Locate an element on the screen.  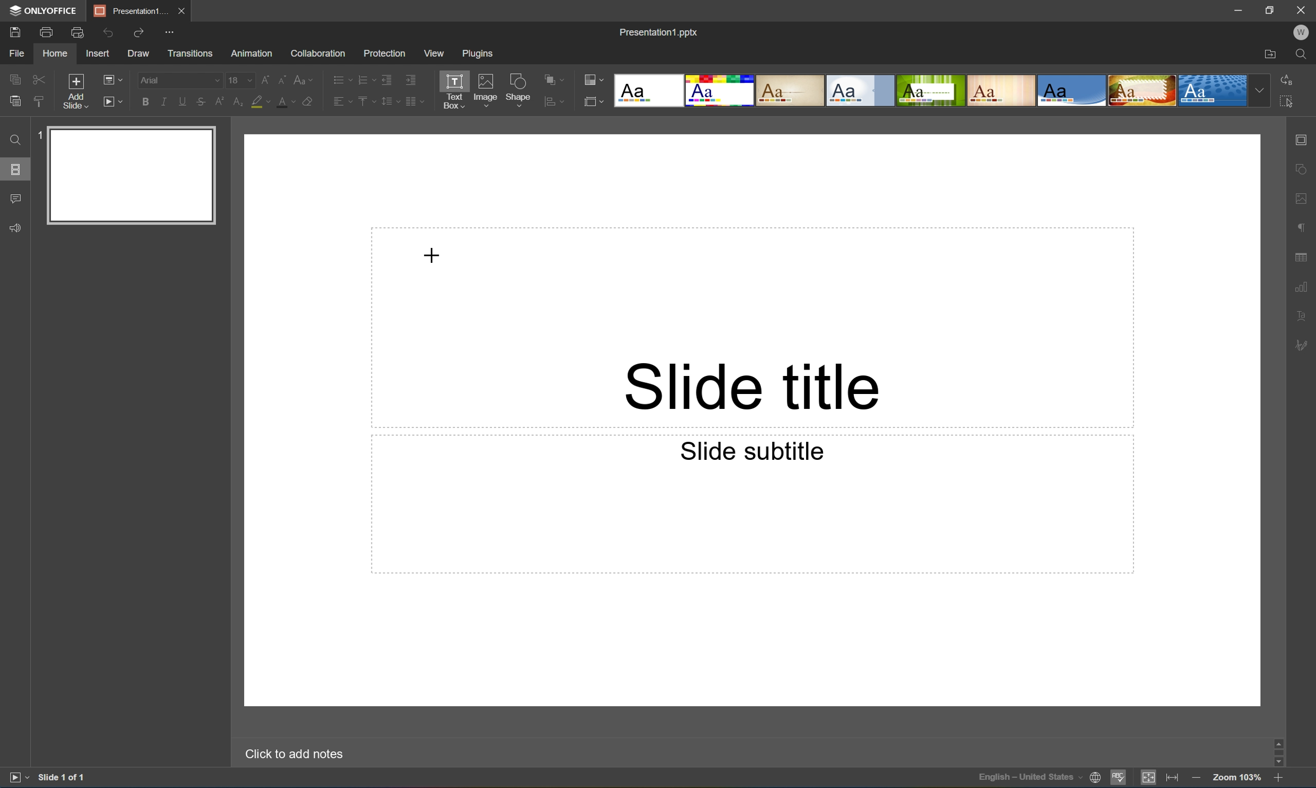
Zoom out is located at coordinates (1195, 777).